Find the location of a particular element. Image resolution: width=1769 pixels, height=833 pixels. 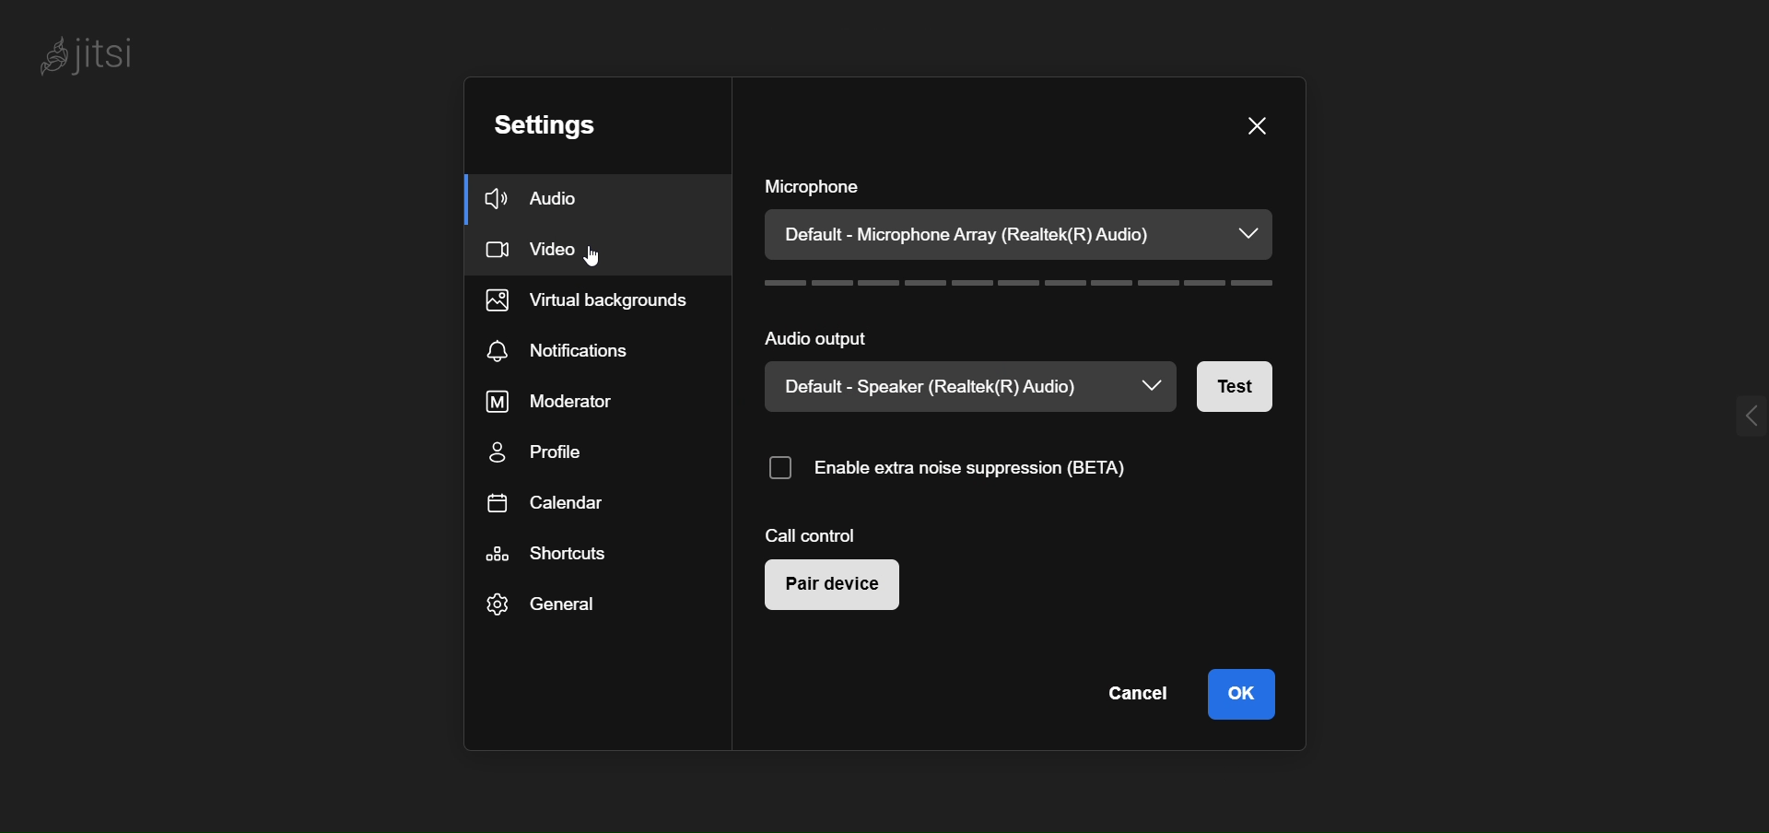

moderator is located at coordinates (557, 400).